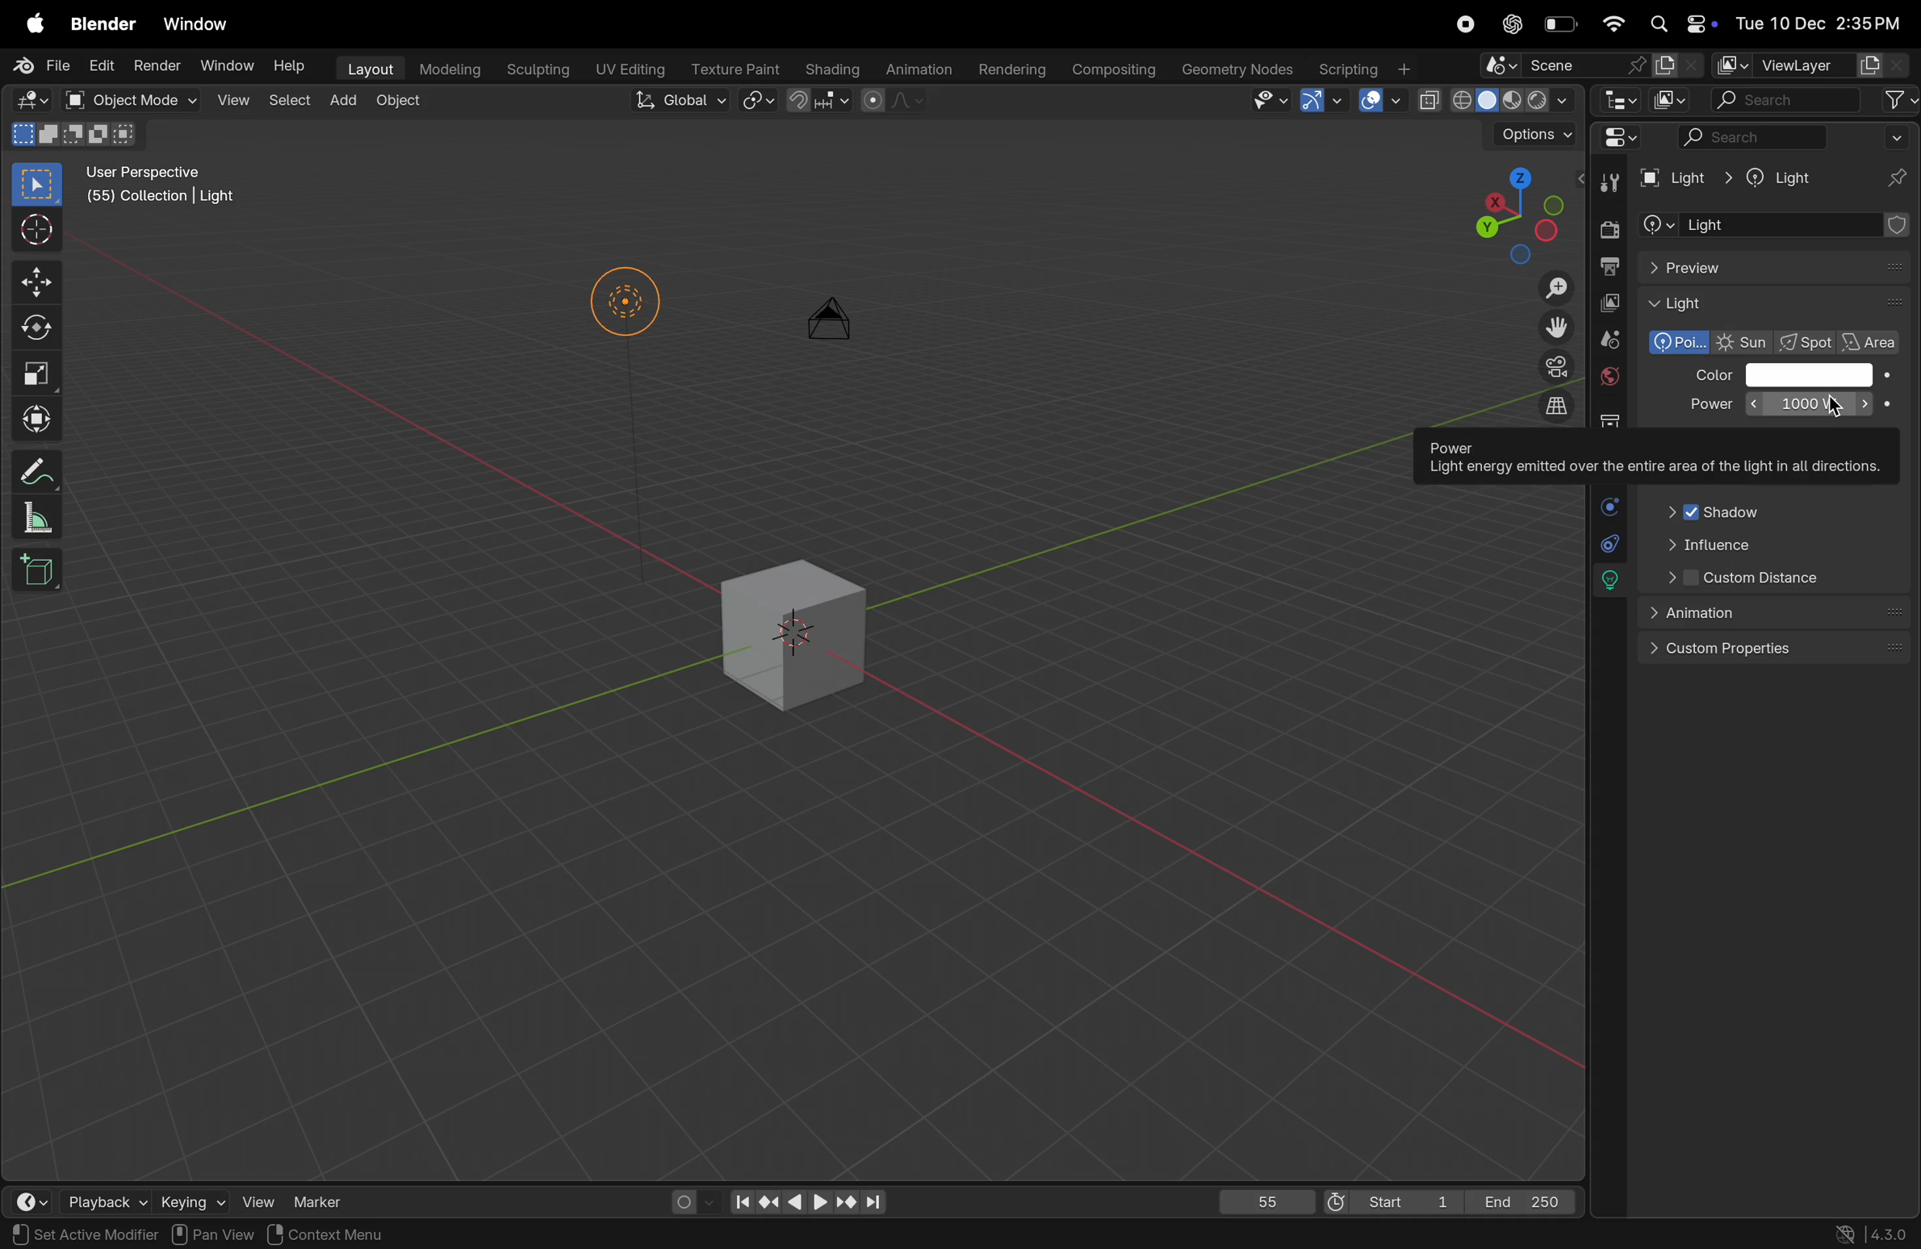 The width and height of the screenshot is (1921, 1249). Describe the element at coordinates (1613, 467) in the screenshot. I see `object` at that location.